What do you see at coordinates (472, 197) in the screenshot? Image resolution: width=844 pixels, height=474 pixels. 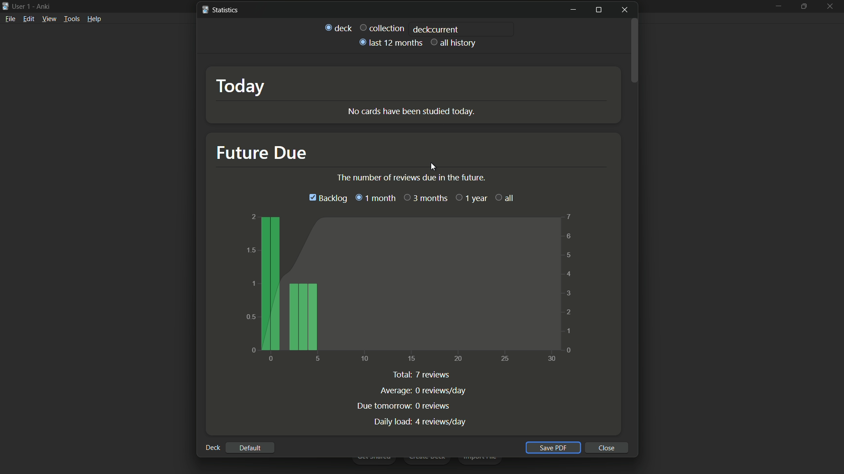 I see `1 year` at bounding box center [472, 197].